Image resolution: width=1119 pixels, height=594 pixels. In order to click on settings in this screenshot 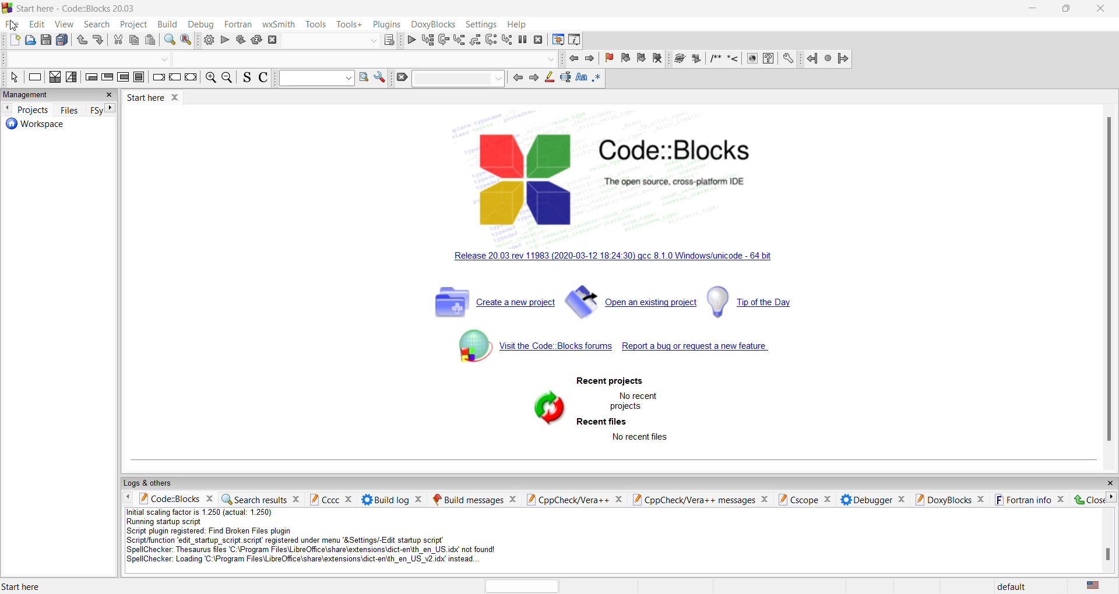, I will do `click(481, 24)`.